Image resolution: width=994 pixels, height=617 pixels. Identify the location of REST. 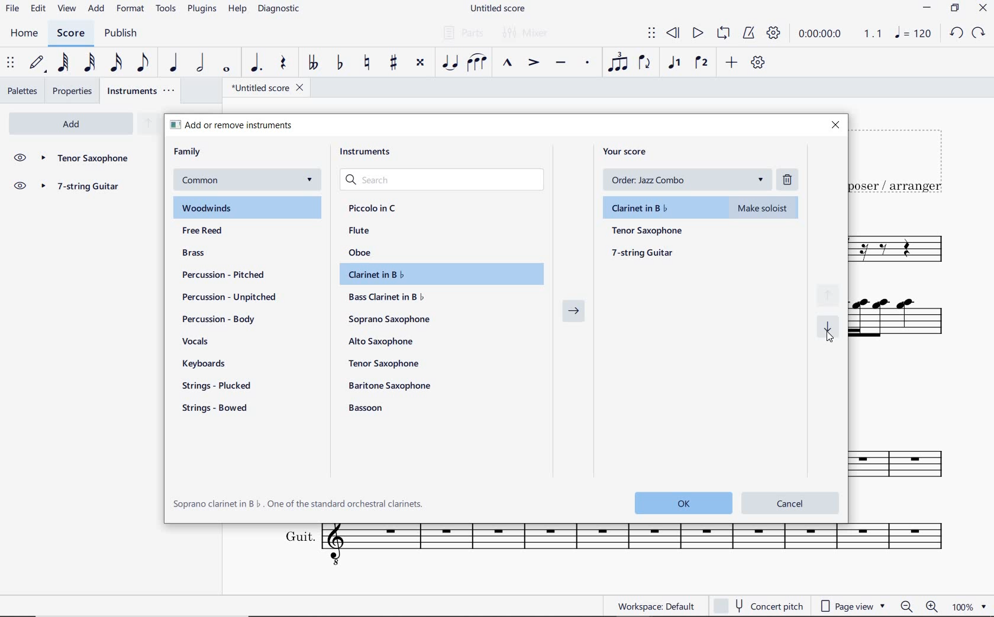
(283, 64).